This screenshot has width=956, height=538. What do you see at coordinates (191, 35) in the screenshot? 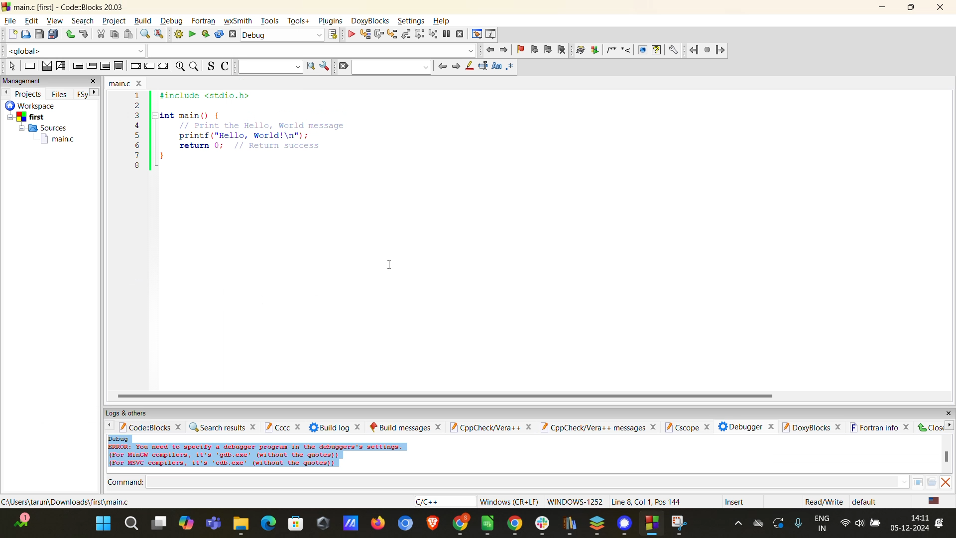
I see `run` at bounding box center [191, 35].